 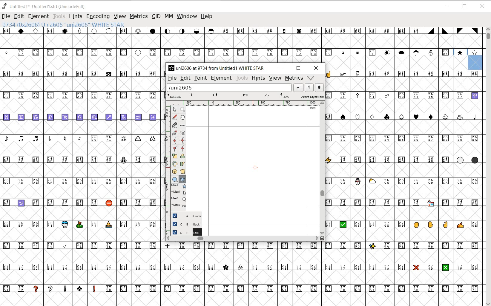 I want to click on PERFORM A PERSPECTIVE TRANSFORMATION ON THE SELECTION, so click(x=183, y=171).